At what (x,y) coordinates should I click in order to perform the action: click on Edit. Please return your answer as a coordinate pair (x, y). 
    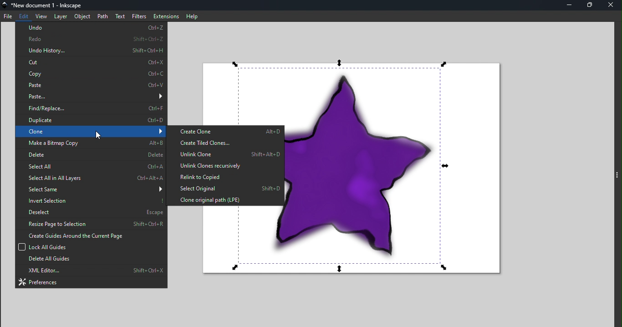
    Looking at the image, I should click on (24, 16).